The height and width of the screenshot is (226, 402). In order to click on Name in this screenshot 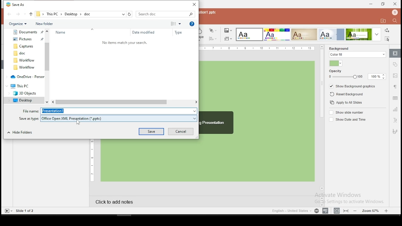, I will do `click(63, 32)`.